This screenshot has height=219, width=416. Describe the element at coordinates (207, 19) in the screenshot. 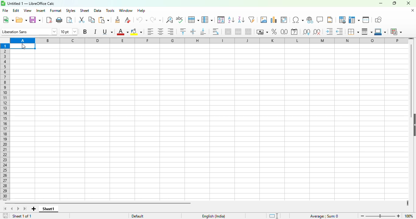

I see `column` at that location.